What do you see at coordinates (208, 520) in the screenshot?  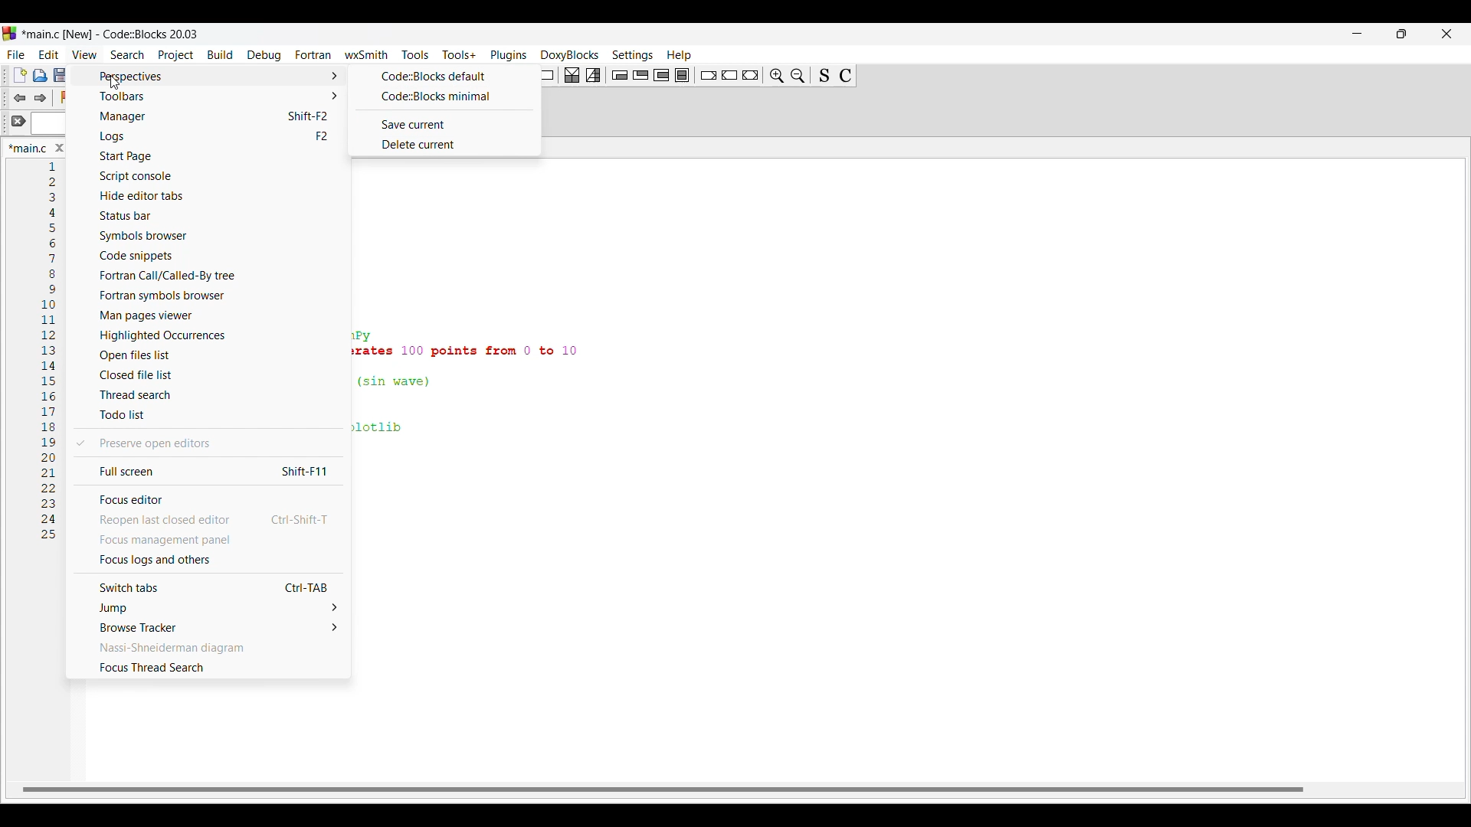 I see `Reopen last closed editor` at bounding box center [208, 520].